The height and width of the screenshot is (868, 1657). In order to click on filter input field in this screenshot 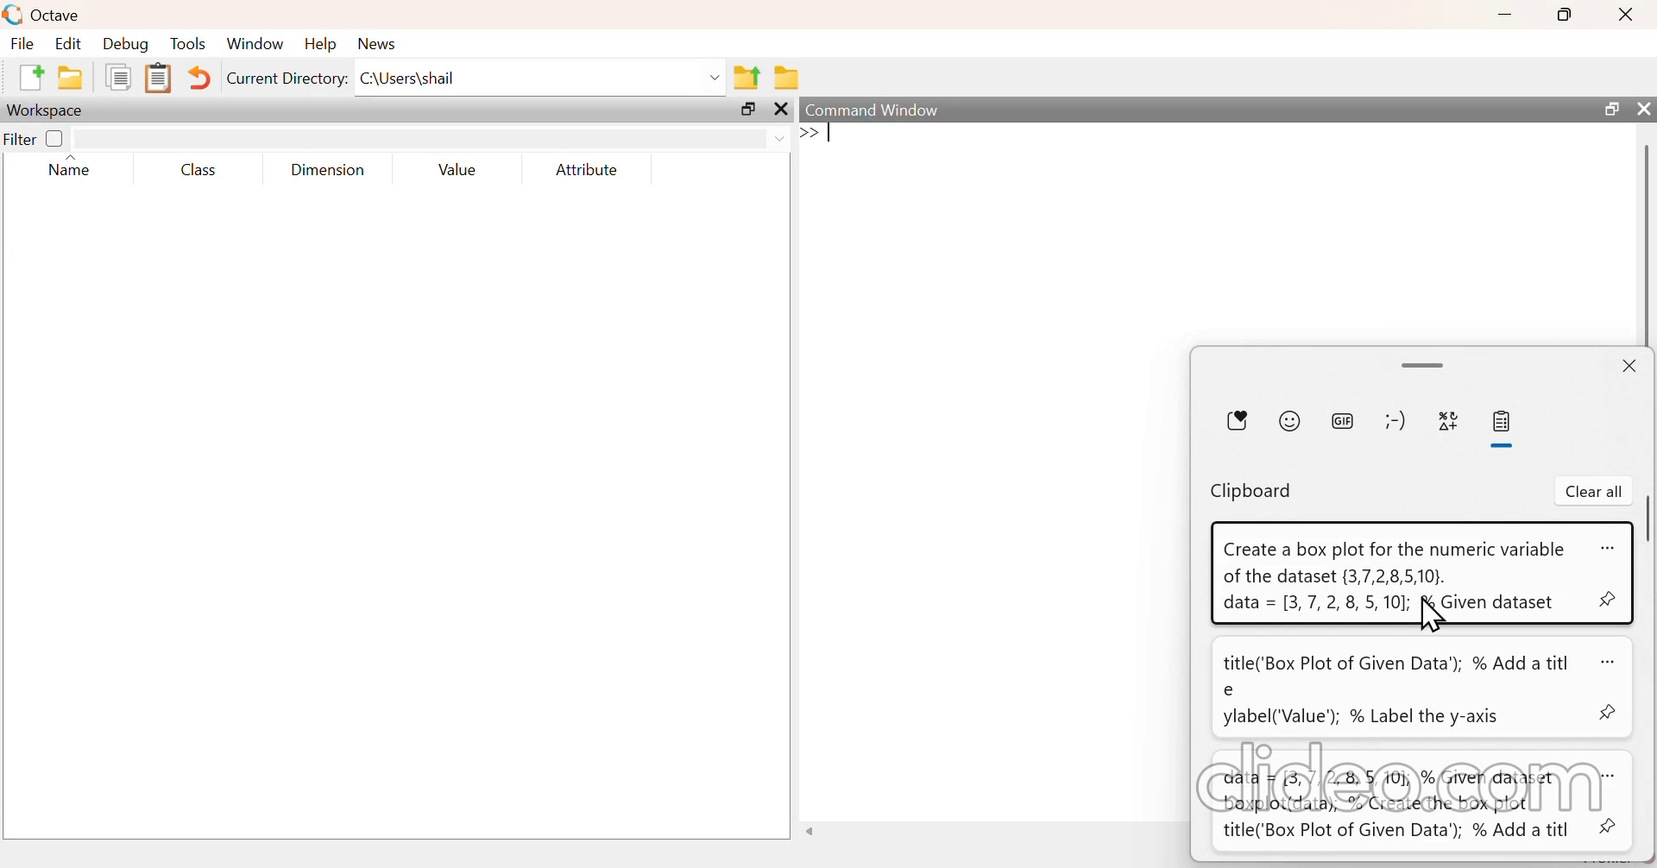, I will do `click(432, 137)`.